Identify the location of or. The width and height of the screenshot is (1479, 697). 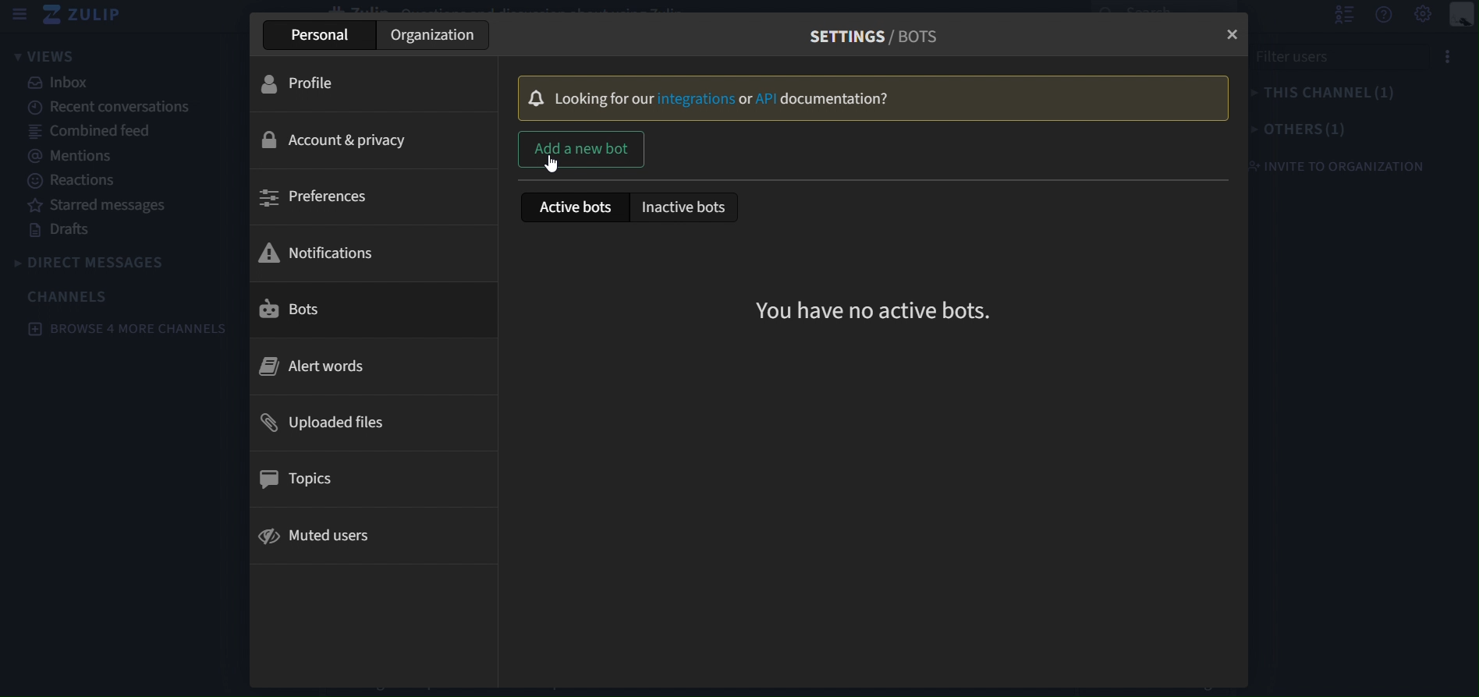
(745, 98).